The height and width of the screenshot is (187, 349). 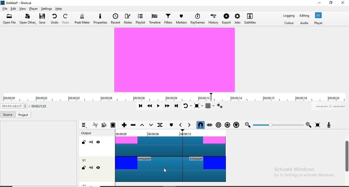 I want to click on Paste , so click(x=113, y=125).